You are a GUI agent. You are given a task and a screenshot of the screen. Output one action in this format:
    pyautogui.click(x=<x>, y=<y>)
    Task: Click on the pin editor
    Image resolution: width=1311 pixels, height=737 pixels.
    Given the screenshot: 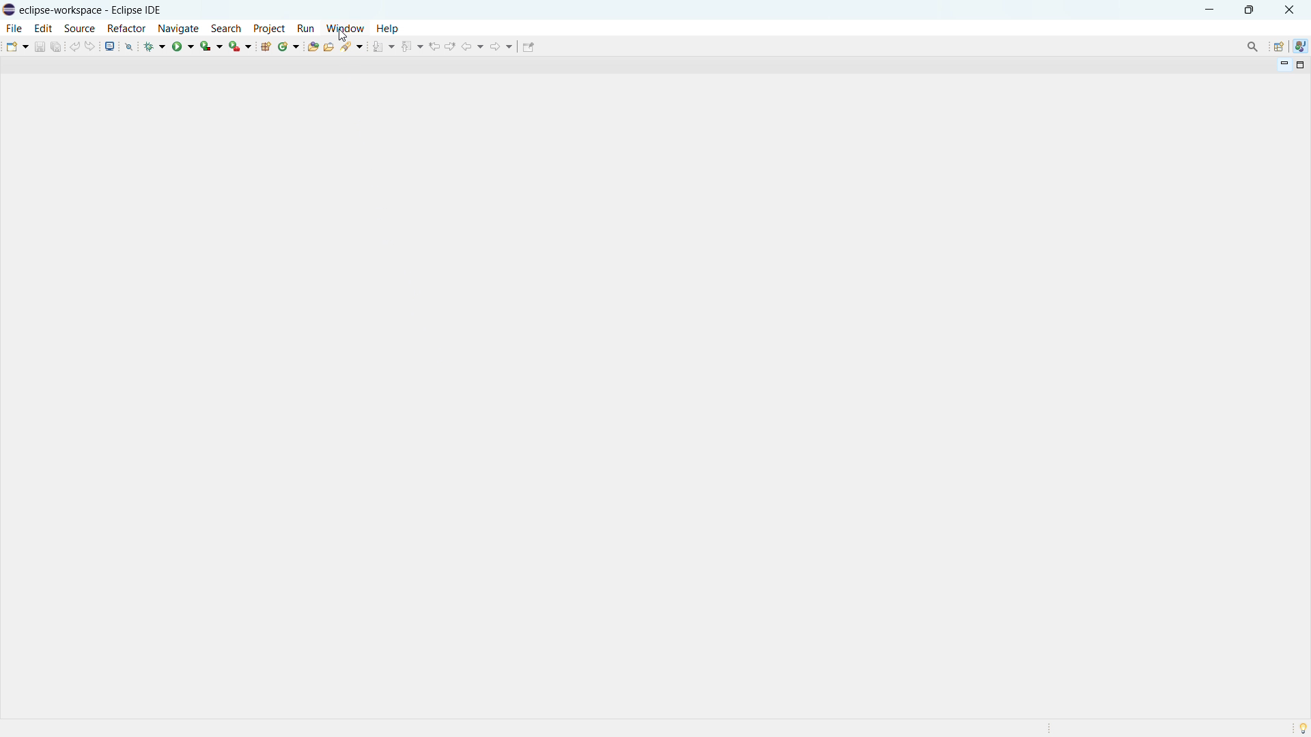 What is the action you would take?
    pyautogui.click(x=528, y=47)
    